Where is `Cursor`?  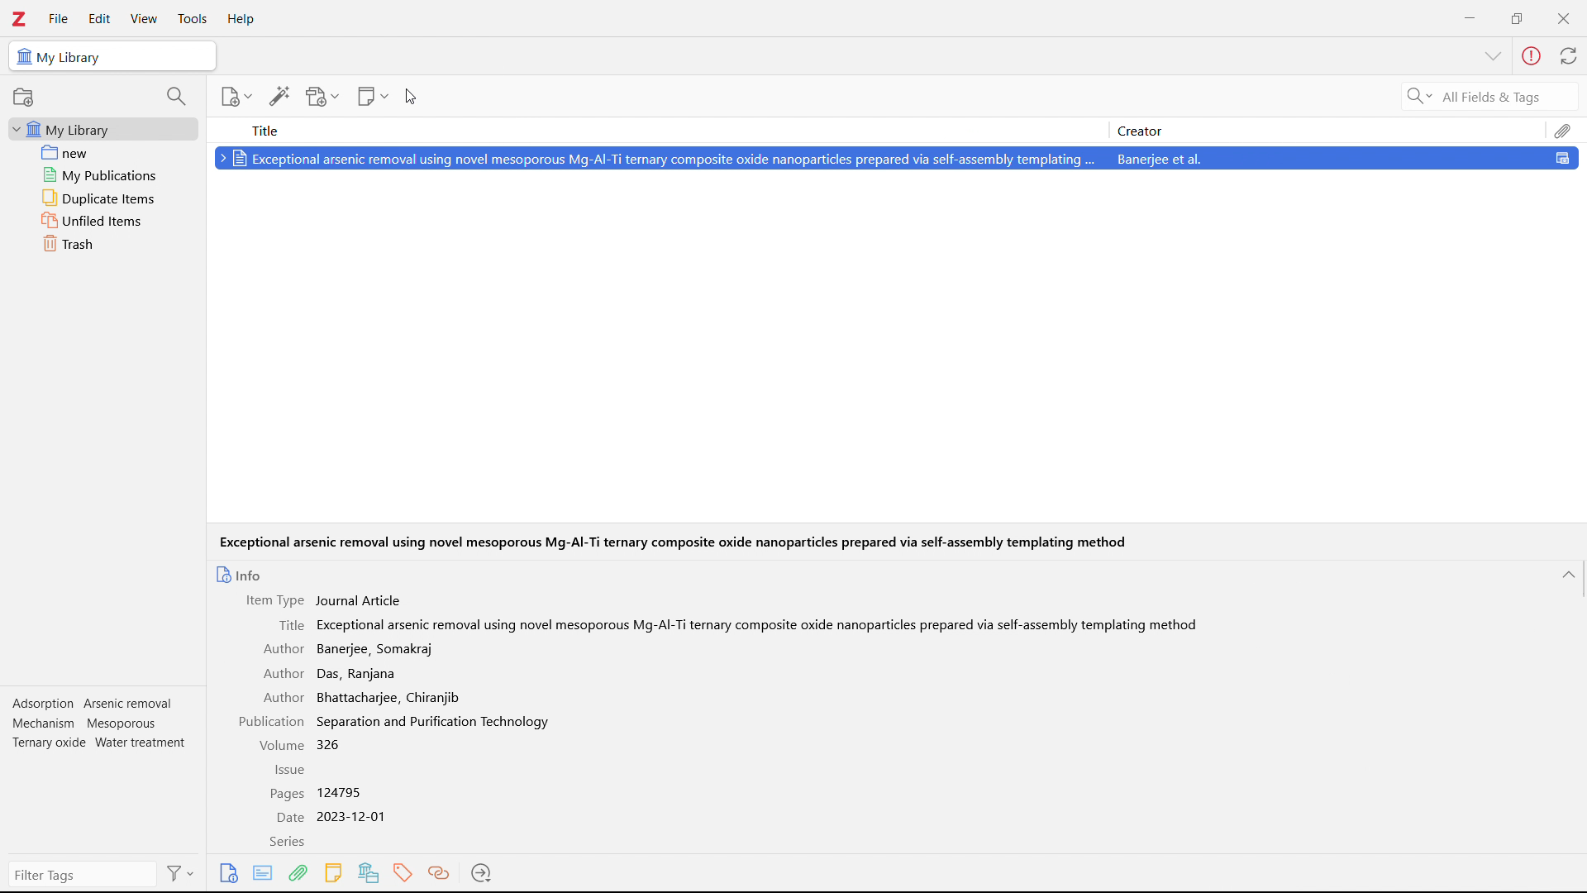
Cursor is located at coordinates (414, 98).